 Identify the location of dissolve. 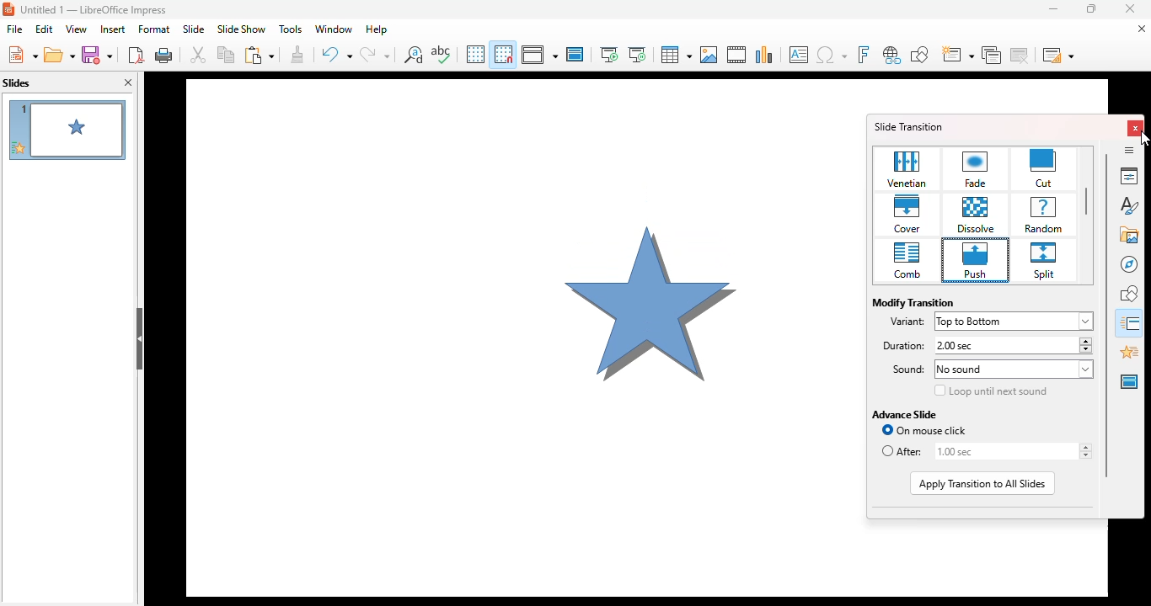
(977, 215).